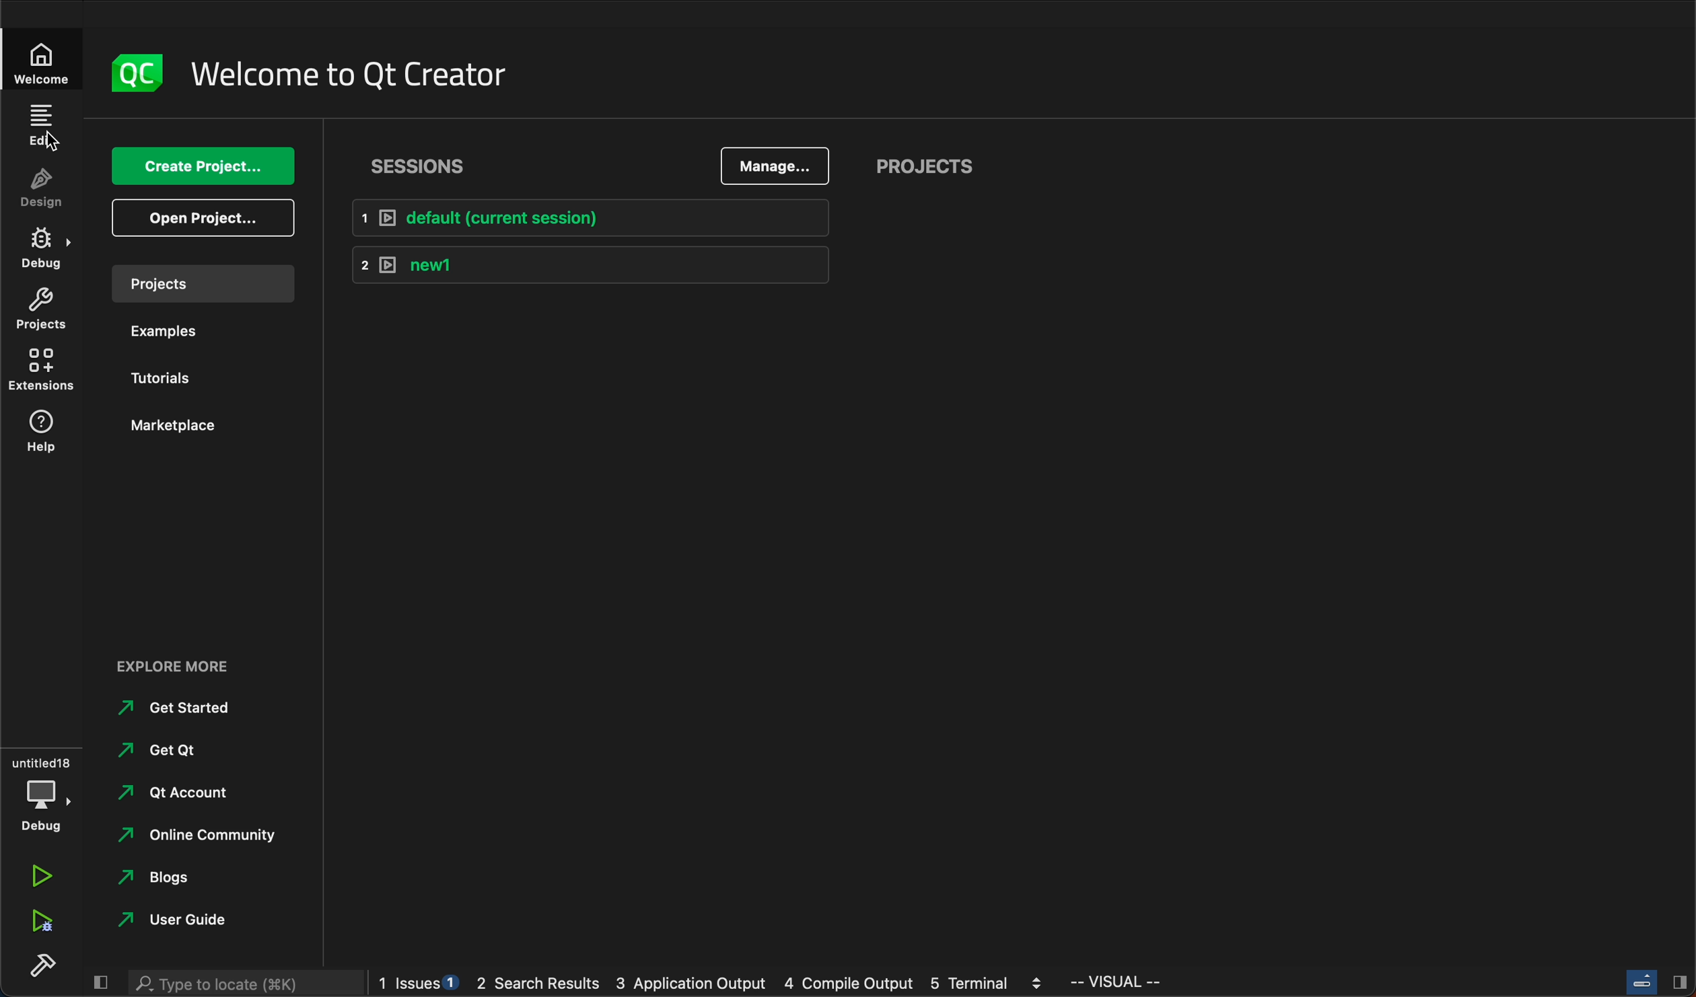  What do you see at coordinates (423, 161) in the screenshot?
I see `sessions` at bounding box center [423, 161].